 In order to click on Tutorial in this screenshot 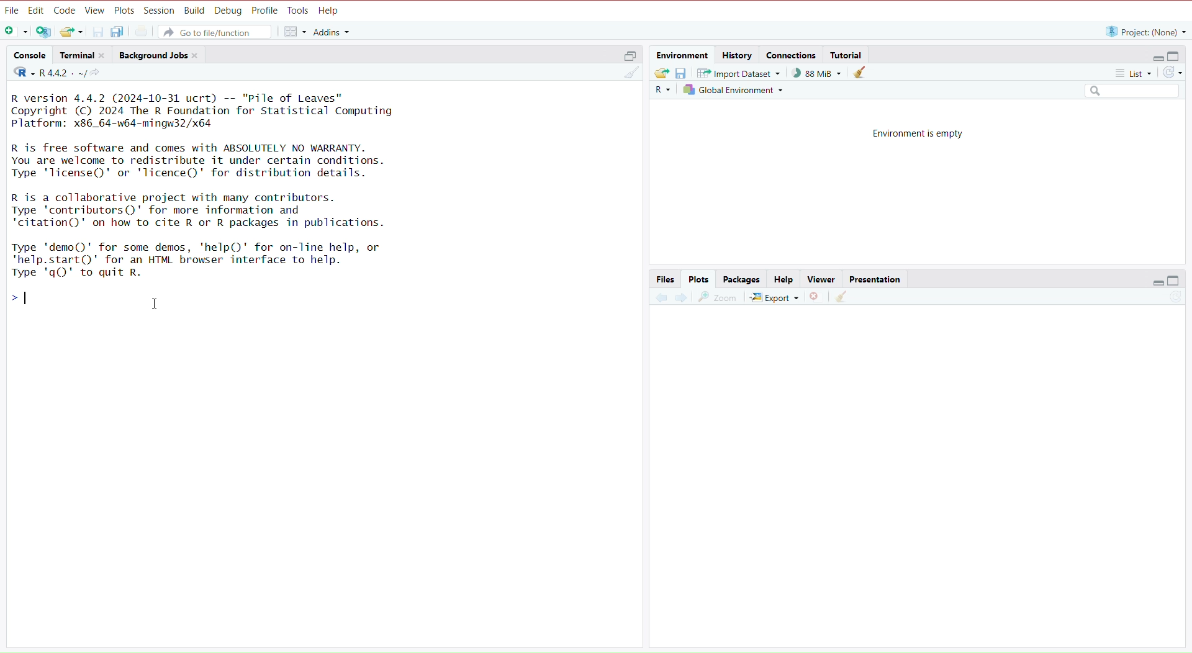, I will do `click(848, 54)`.